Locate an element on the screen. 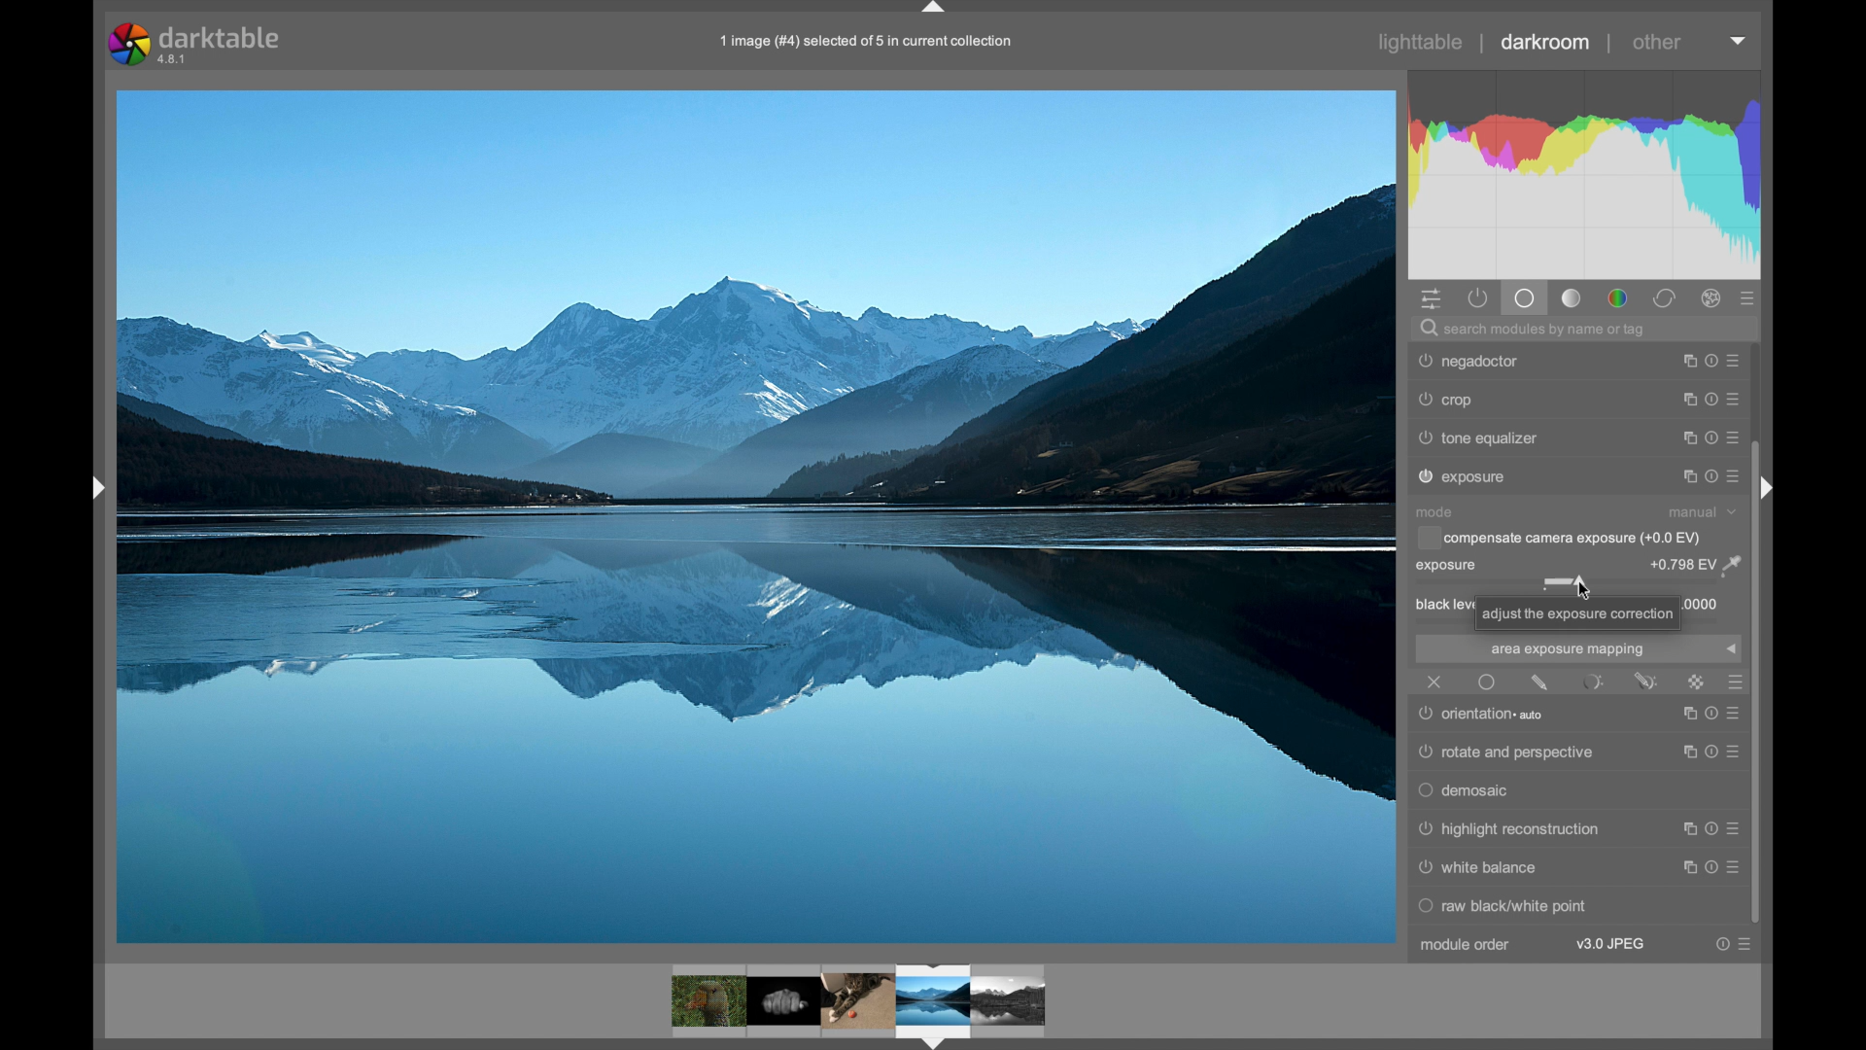 This screenshot has width=1866, height=1050. filename is located at coordinates (867, 41).